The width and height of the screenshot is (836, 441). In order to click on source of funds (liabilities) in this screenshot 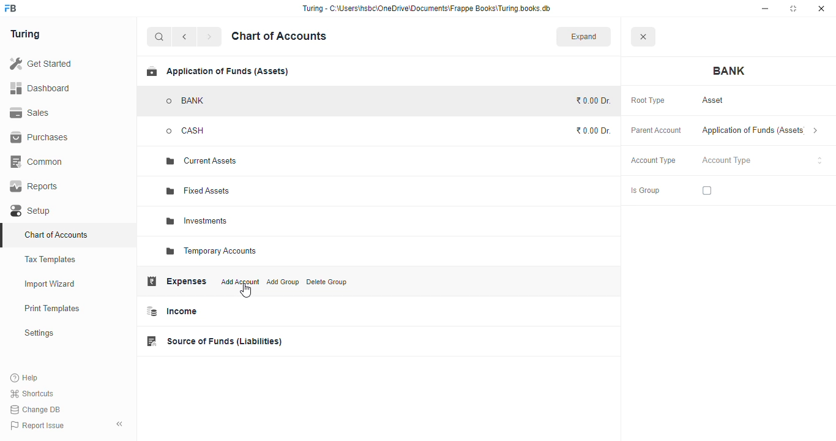, I will do `click(215, 341)`.